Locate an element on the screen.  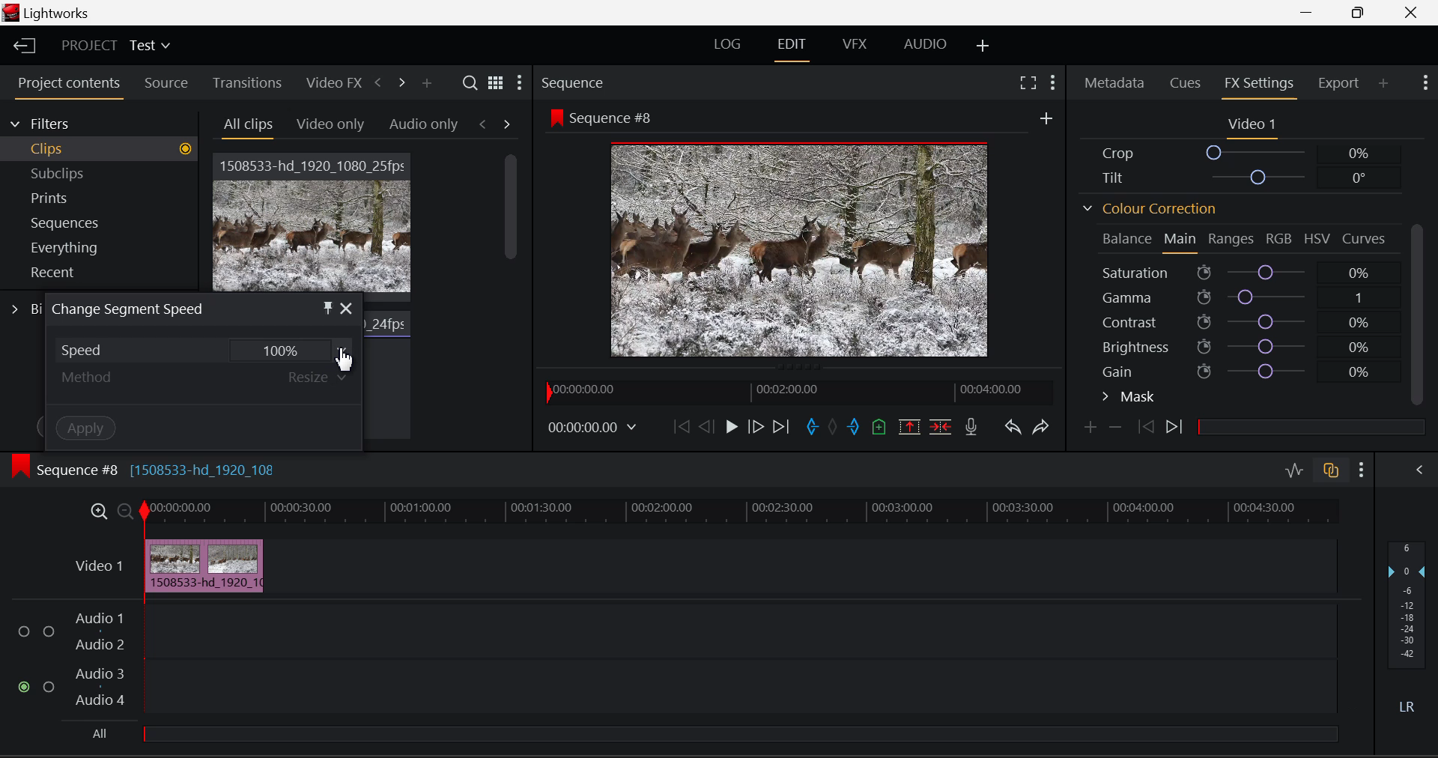
Add panel is located at coordinates (429, 84).